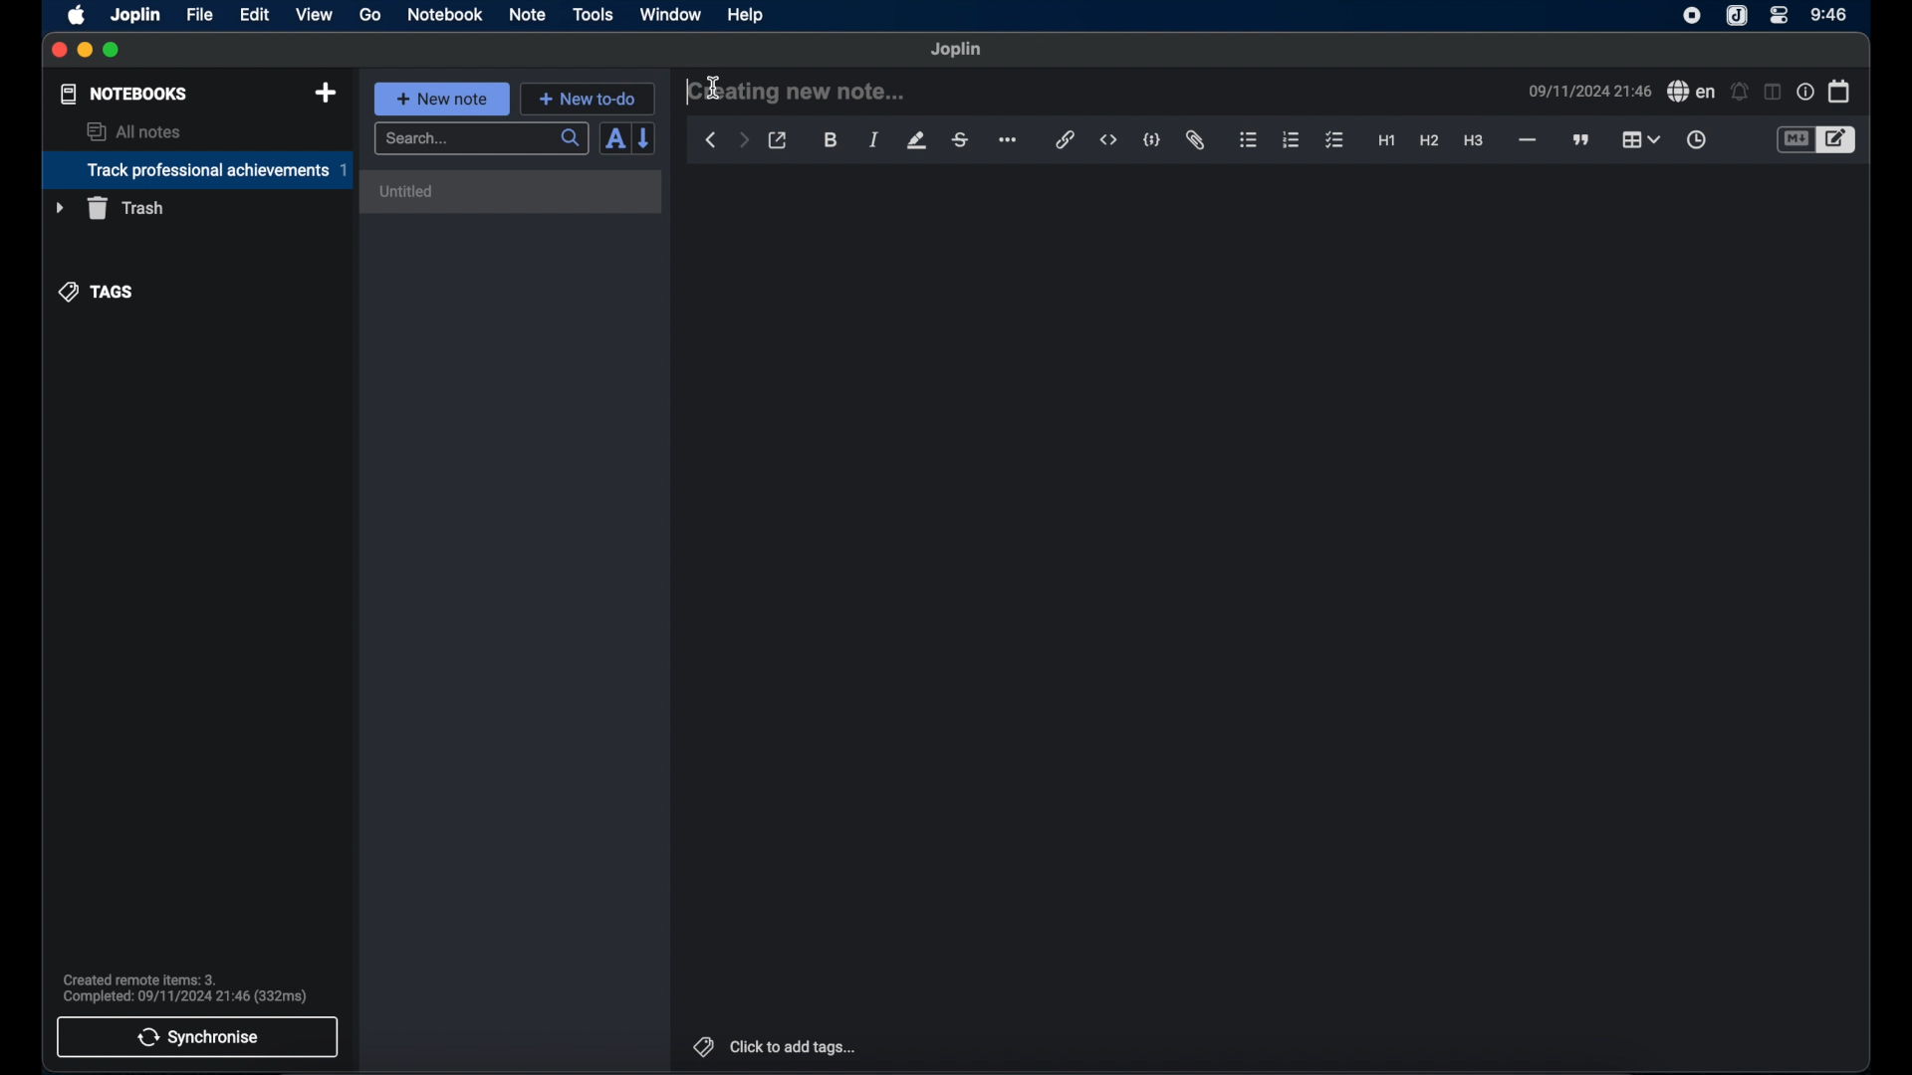 Image resolution: width=1912 pixels, height=1075 pixels. I want to click on back, so click(711, 140).